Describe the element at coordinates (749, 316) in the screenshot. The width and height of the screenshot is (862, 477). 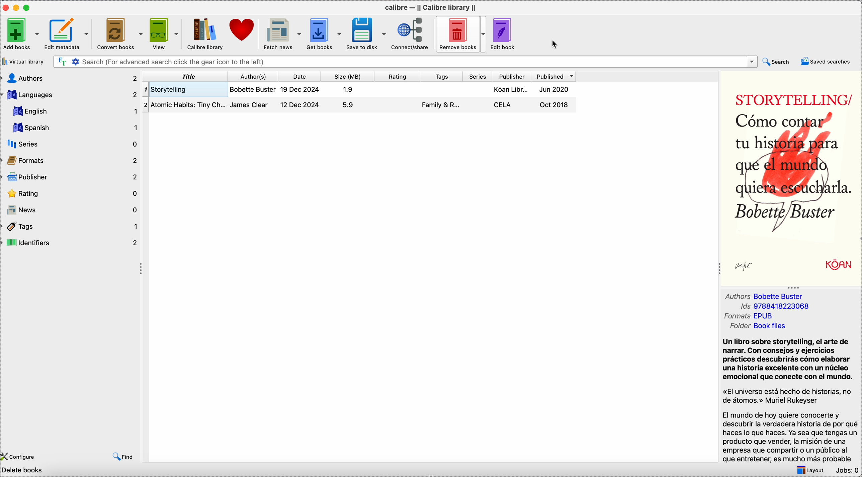
I see `formats EPUB` at that location.